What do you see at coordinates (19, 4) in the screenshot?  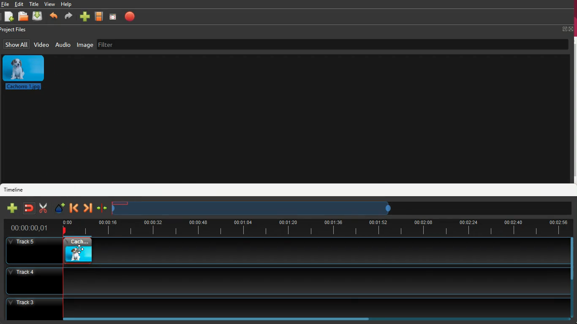 I see `edit` at bounding box center [19, 4].